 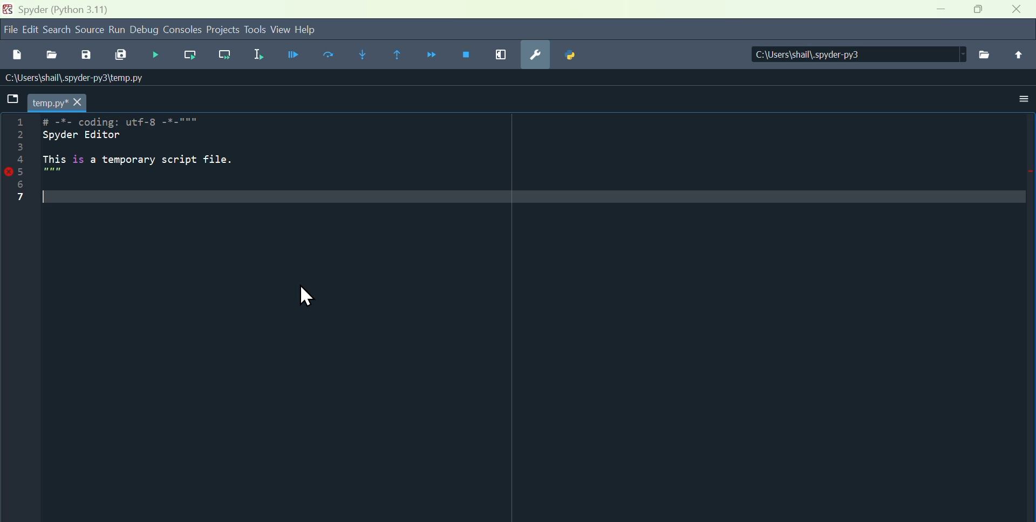 What do you see at coordinates (979, 11) in the screenshot?
I see `maximise` at bounding box center [979, 11].